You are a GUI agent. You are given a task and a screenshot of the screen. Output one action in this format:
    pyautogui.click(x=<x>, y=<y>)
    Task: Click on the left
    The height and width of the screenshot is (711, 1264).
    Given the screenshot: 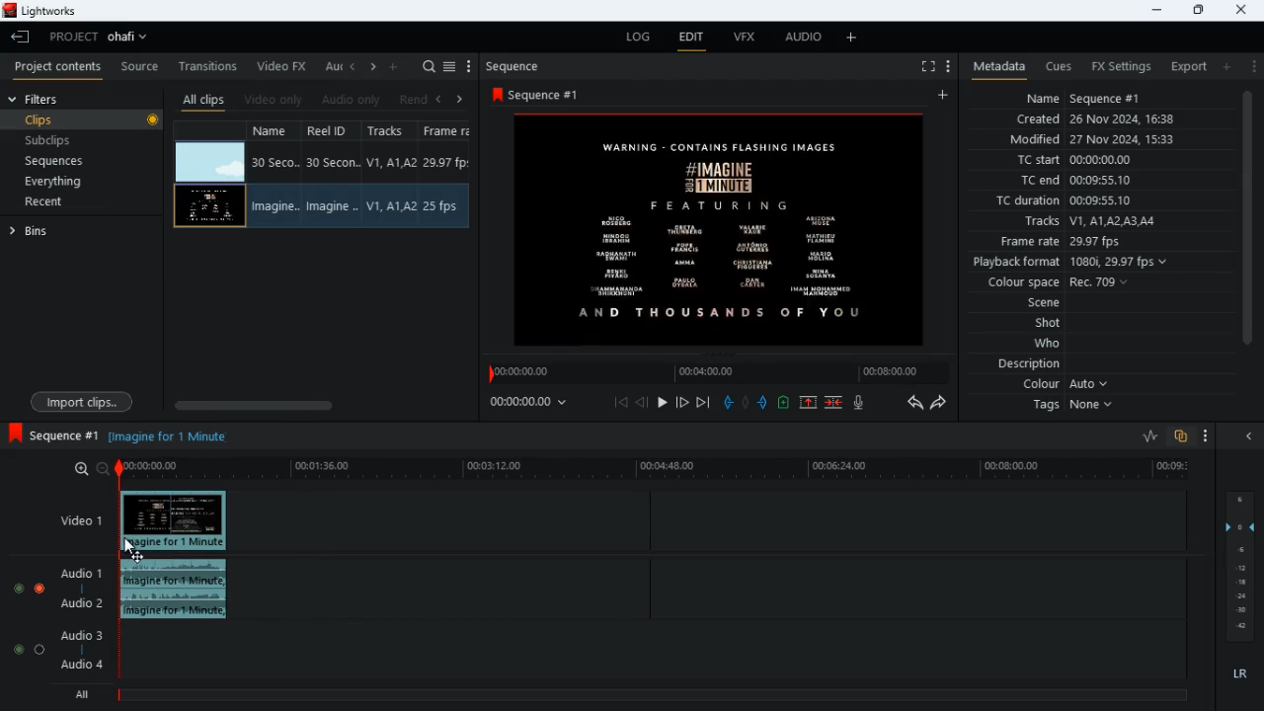 What is the action you would take?
    pyautogui.click(x=444, y=98)
    